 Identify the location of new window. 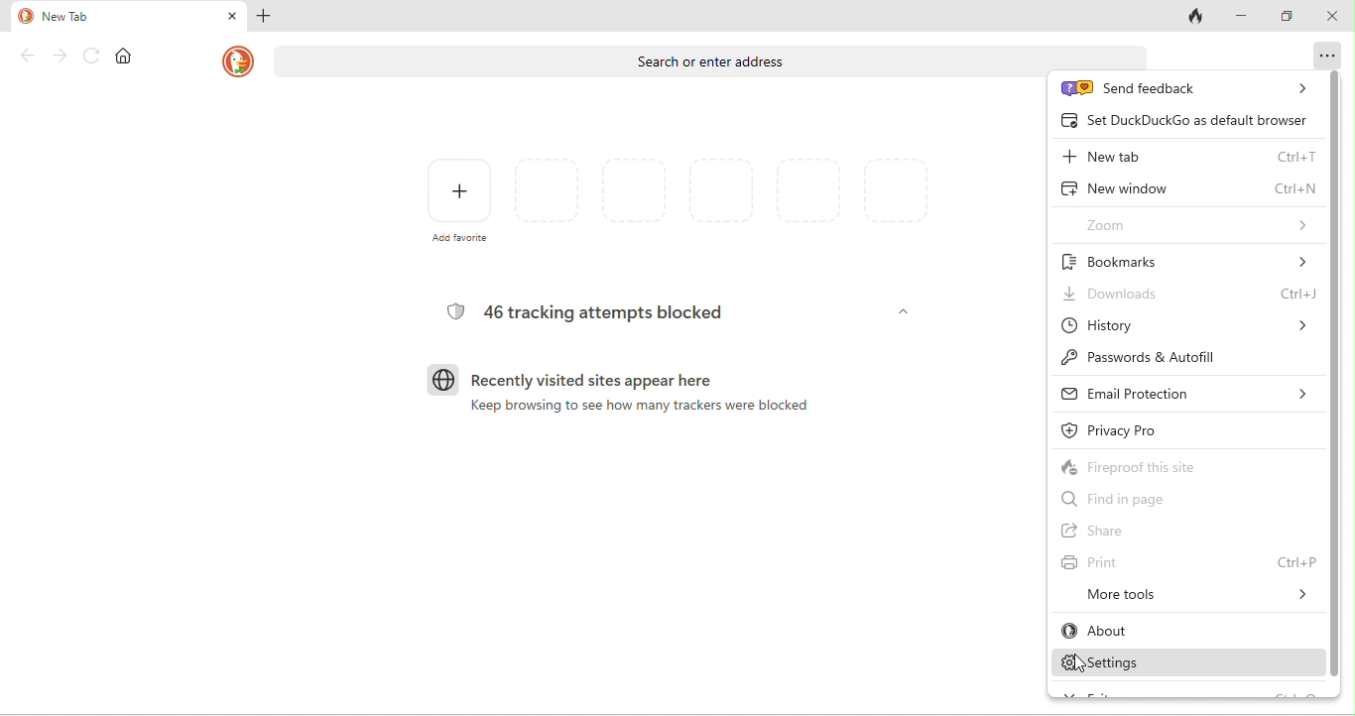
(1187, 190).